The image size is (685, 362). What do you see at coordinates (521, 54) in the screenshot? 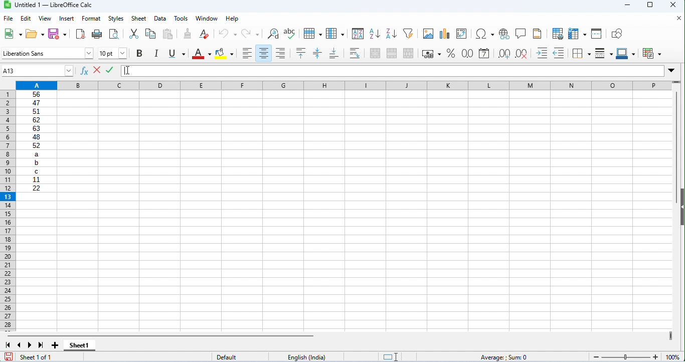
I see `delete decimal place` at bounding box center [521, 54].